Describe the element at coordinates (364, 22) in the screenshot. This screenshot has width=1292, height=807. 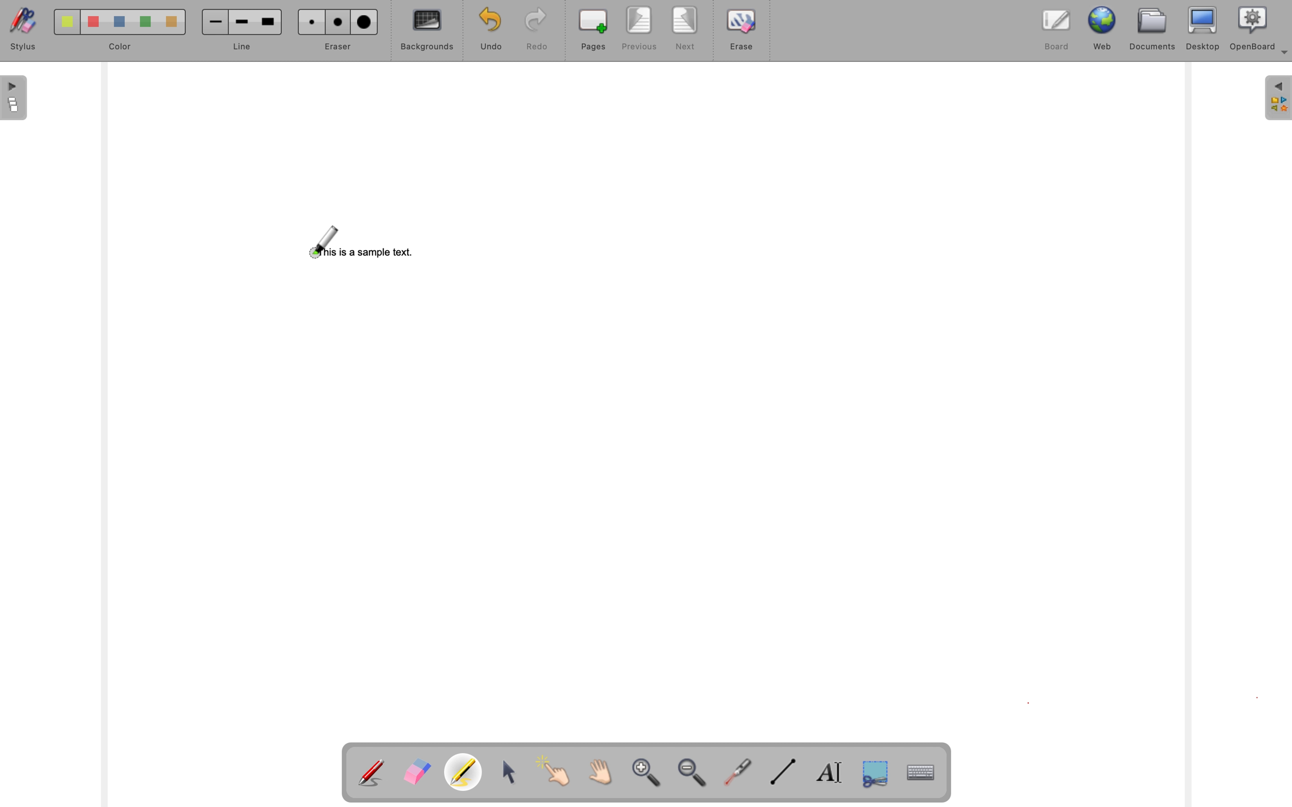
I see `Large Eraser` at that location.